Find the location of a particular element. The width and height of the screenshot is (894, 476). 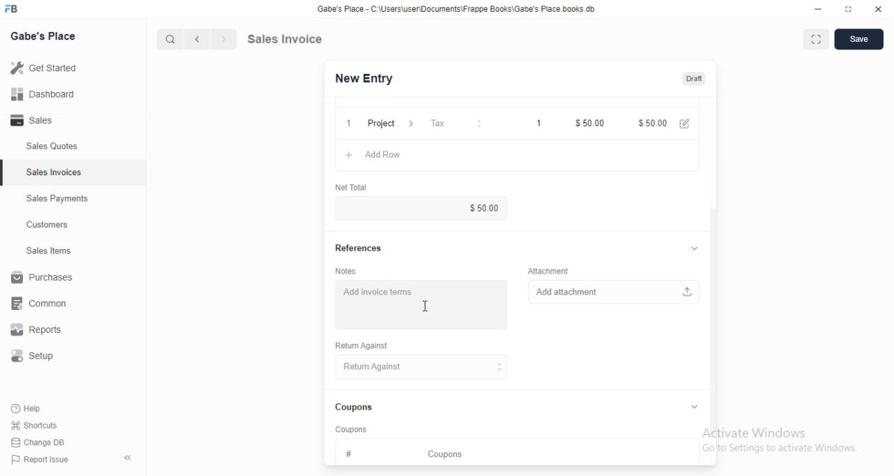

close is located at coordinates (878, 10).